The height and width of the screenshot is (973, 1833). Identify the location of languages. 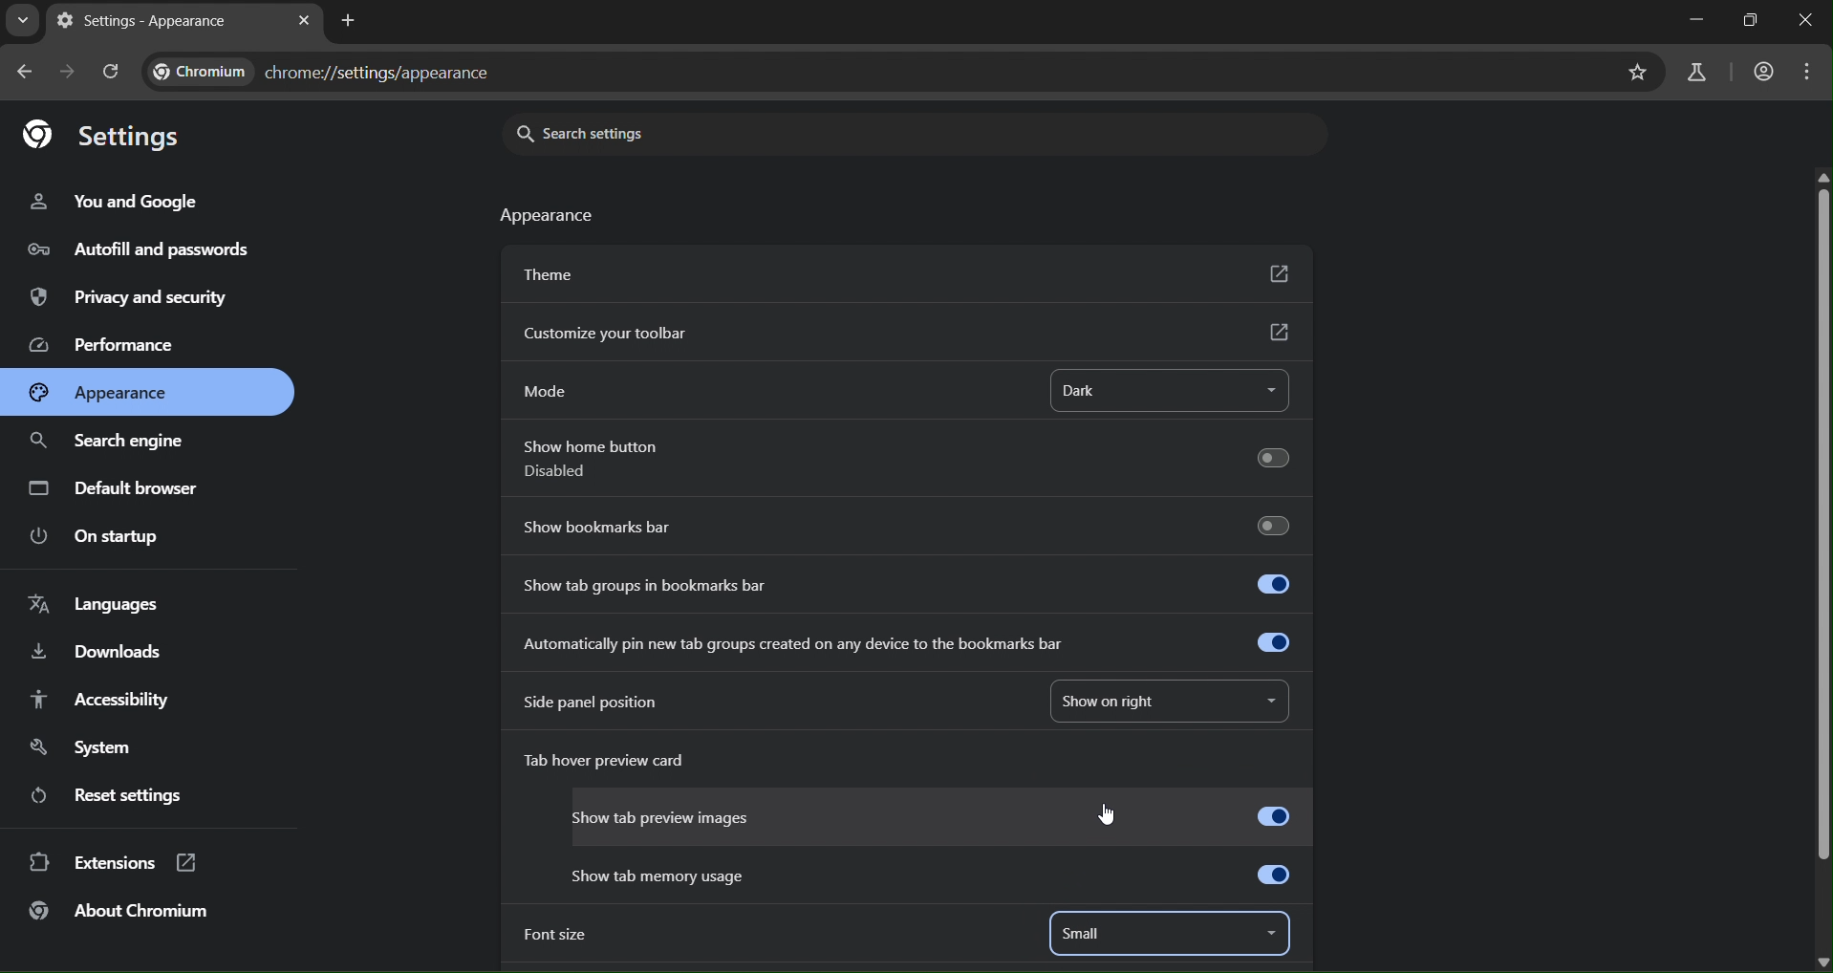
(93, 602).